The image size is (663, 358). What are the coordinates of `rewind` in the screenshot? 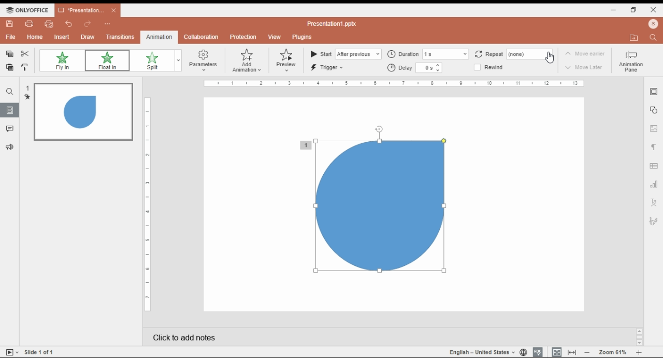 It's located at (493, 68).